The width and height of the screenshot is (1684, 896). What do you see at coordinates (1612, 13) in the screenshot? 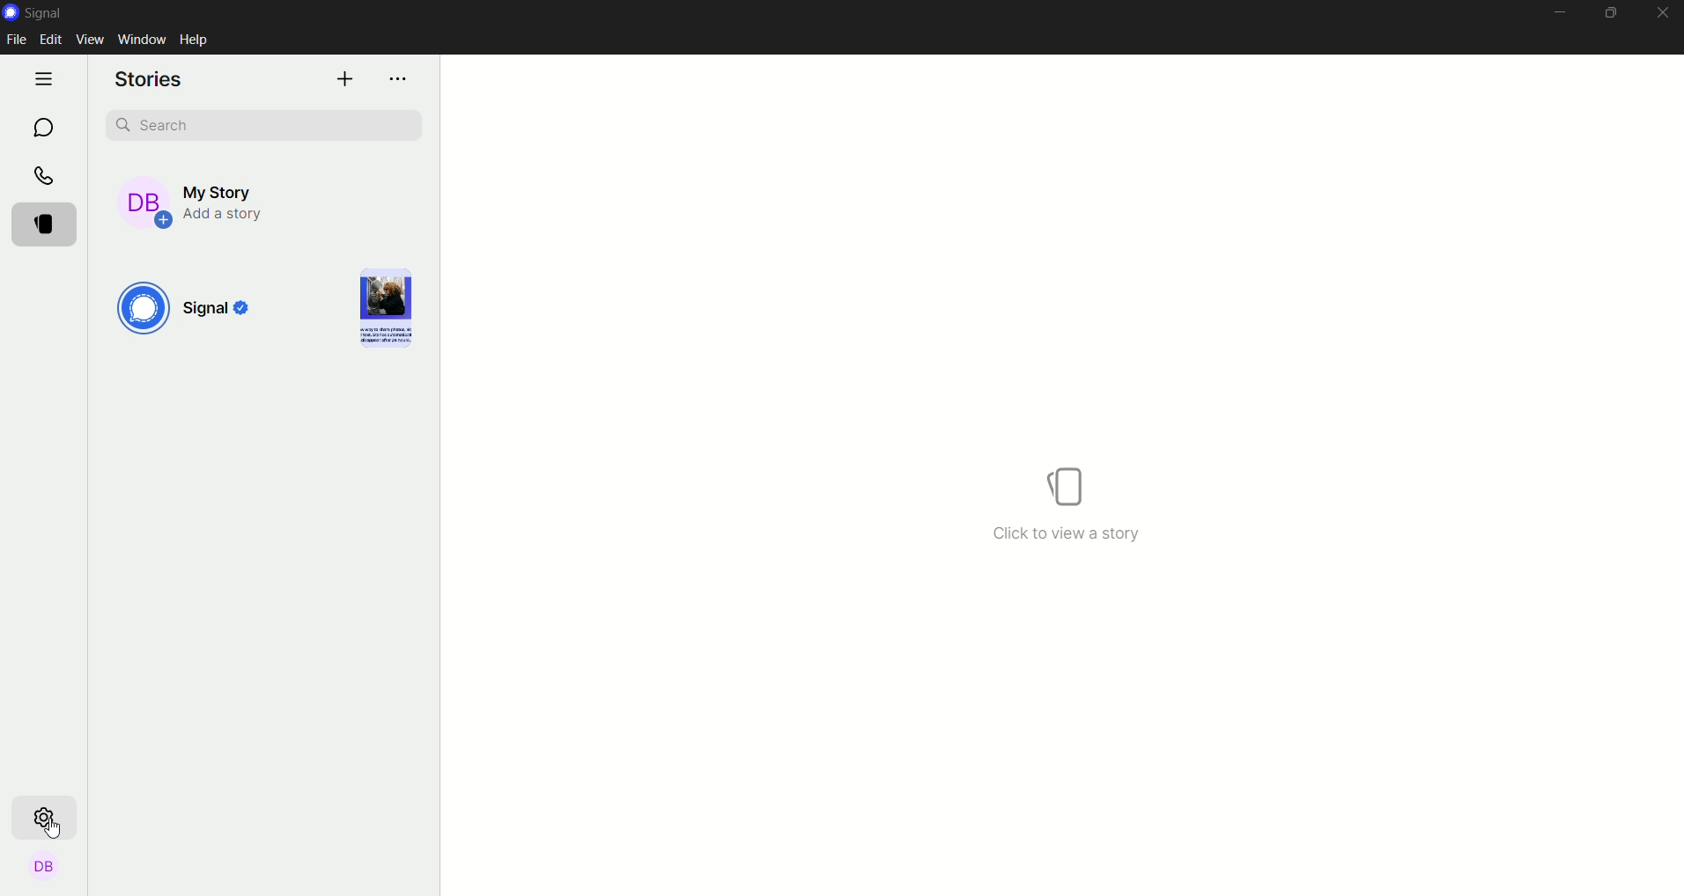
I see `minimize maximize` at bounding box center [1612, 13].